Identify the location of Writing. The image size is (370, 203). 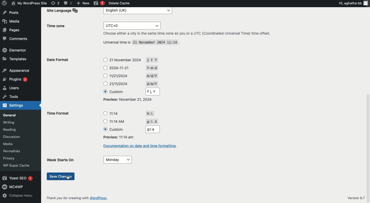
(8, 123).